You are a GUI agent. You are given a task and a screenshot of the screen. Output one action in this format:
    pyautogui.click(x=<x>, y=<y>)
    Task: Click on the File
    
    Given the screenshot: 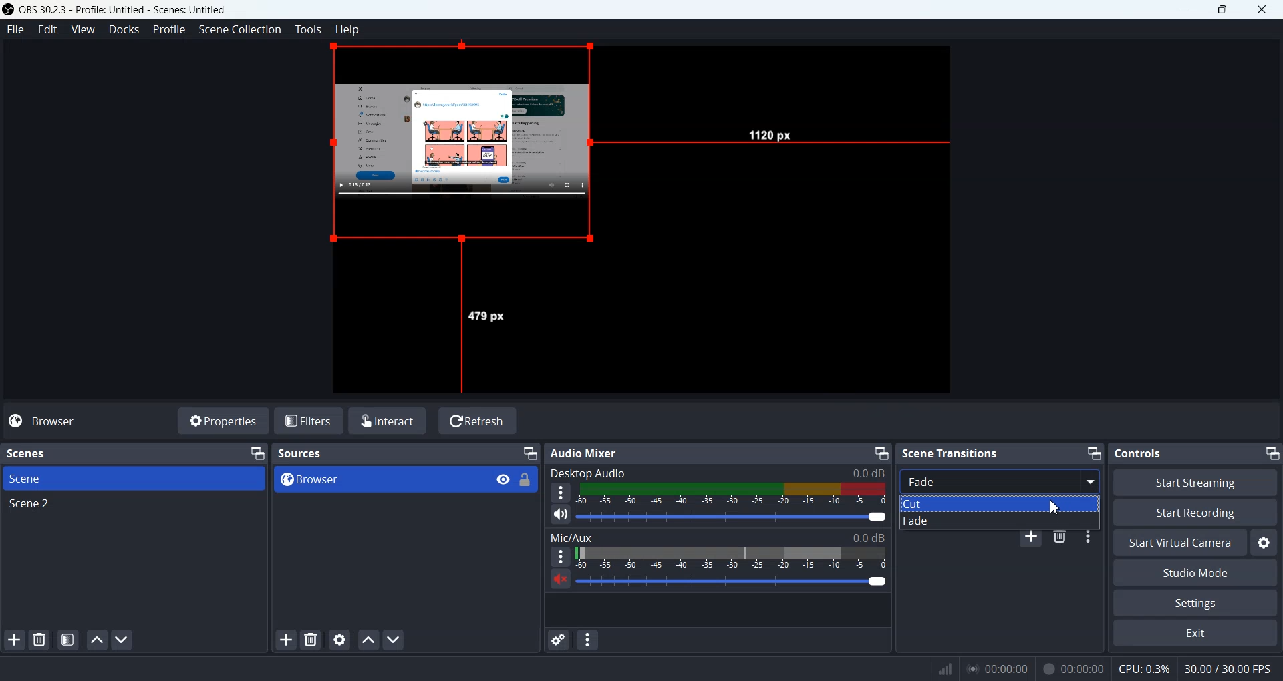 What is the action you would take?
    pyautogui.click(x=13, y=29)
    